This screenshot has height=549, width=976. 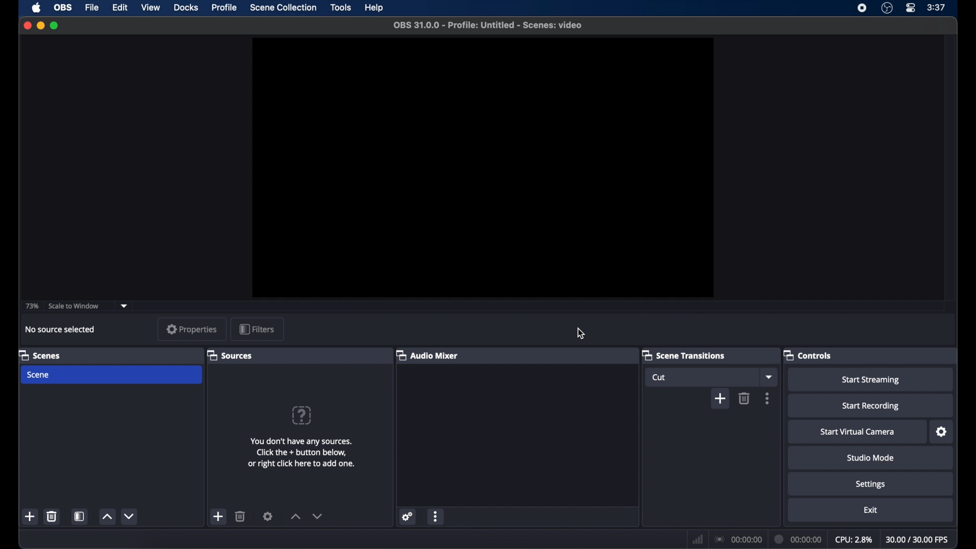 What do you see at coordinates (226, 7) in the screenshot?
I see `profile` at bounding box center [226, 7].